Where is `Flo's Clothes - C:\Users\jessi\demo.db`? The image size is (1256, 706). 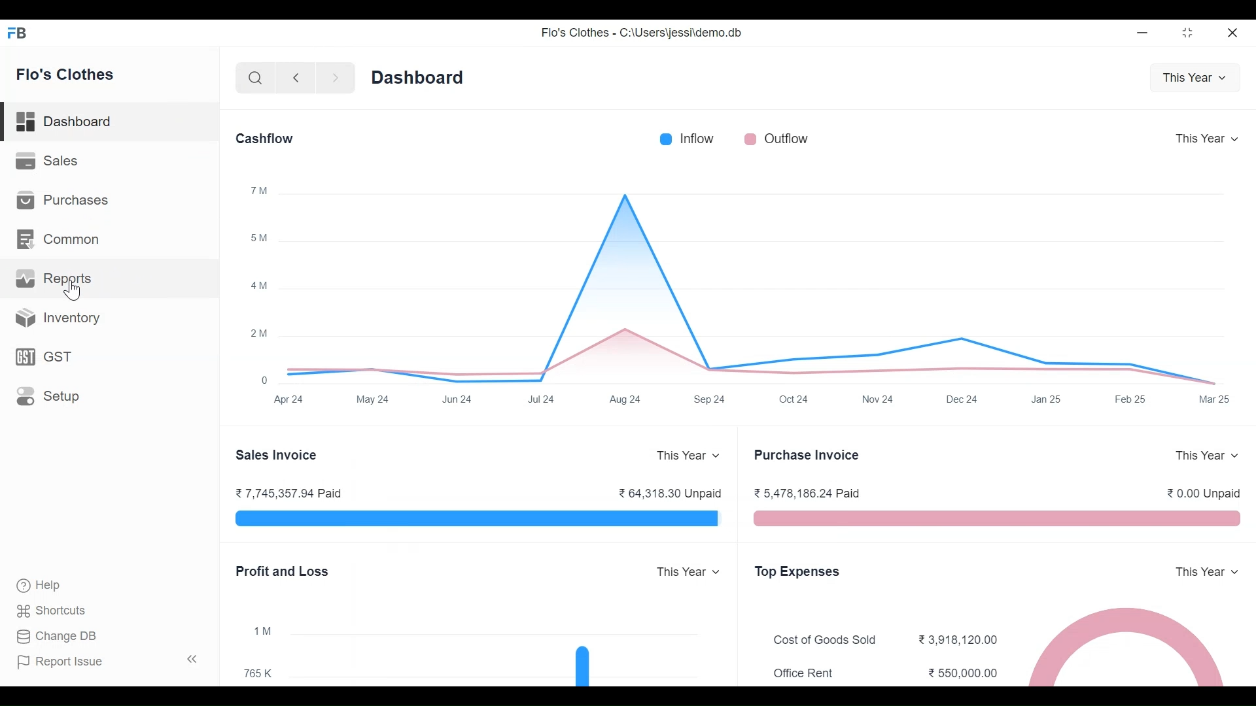
Flo's Clothes - C:\Users\jessi\demo.db is located at coordinates (641, 33).